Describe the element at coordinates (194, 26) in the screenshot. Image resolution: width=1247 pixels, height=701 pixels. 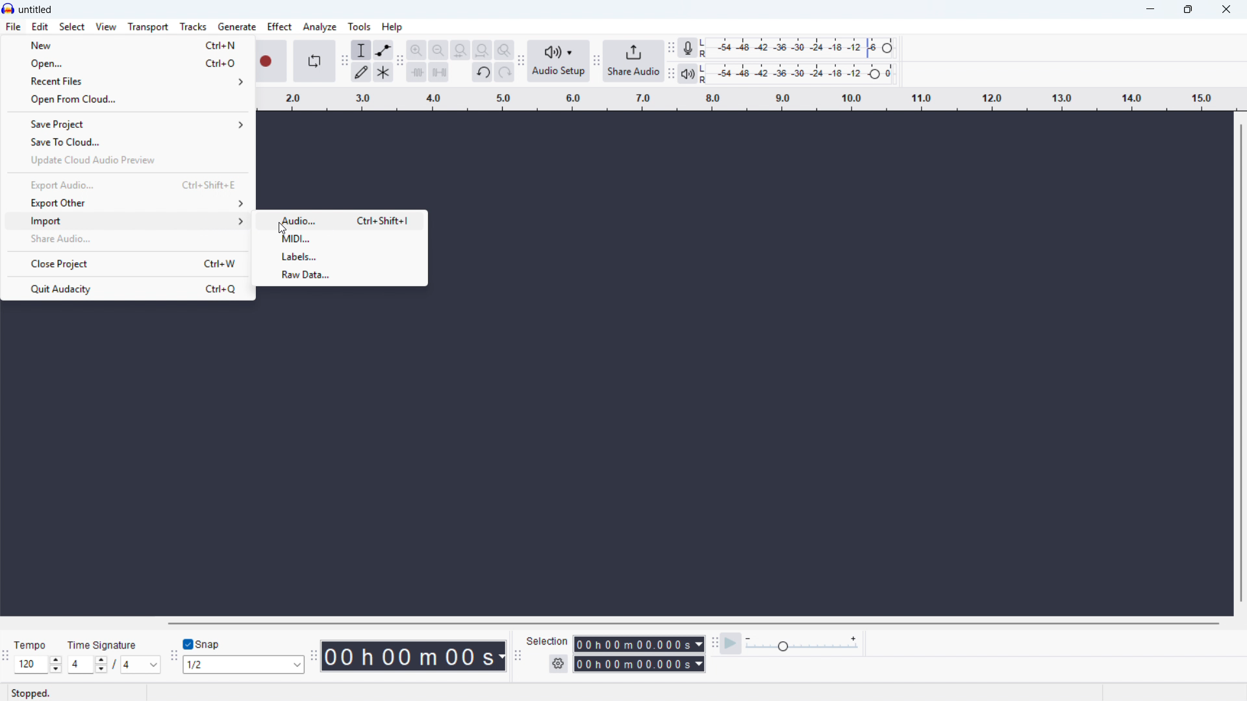
I see `Tracks ` at that location.